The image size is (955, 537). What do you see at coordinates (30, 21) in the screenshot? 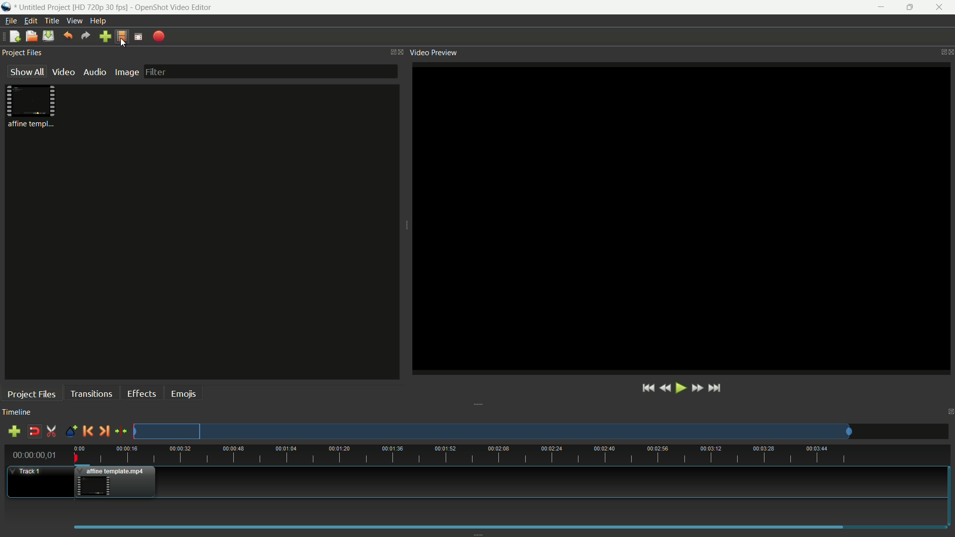
I see `edit menu` at bounding box center [30, 21].